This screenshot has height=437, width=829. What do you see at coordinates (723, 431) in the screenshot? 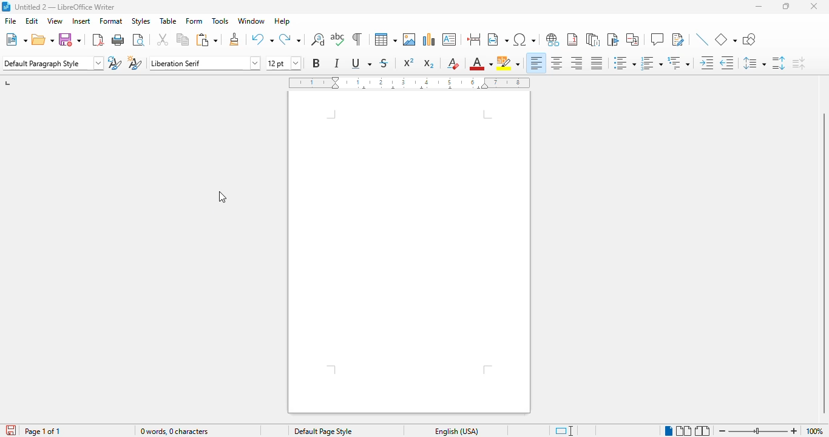
I see `zoom out` at bounding box center [723, 431].